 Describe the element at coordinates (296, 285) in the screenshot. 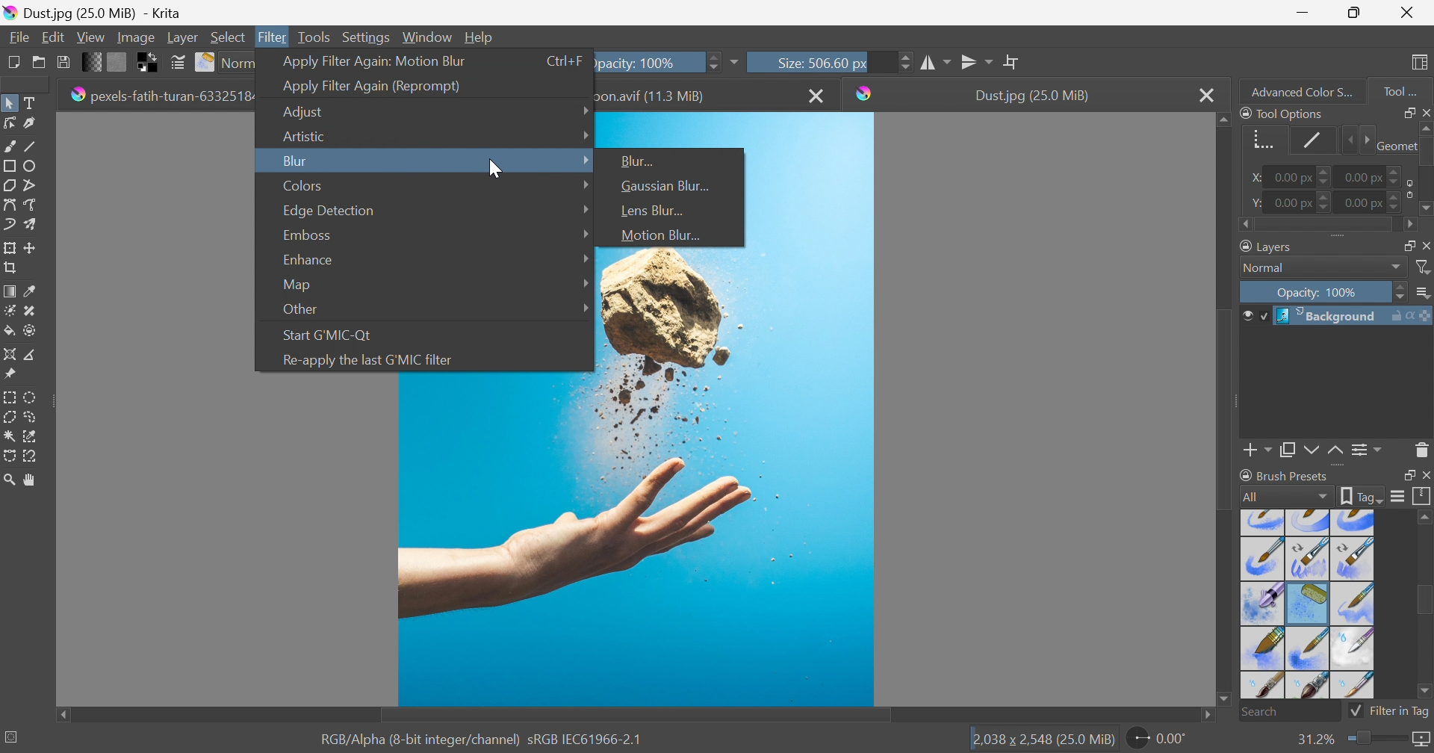

I see `Map` at that location.